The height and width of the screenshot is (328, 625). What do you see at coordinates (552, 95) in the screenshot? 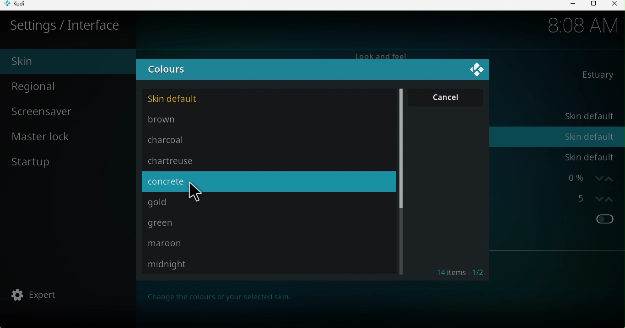
I see `Configure skin` at bounding box center [552, 95].